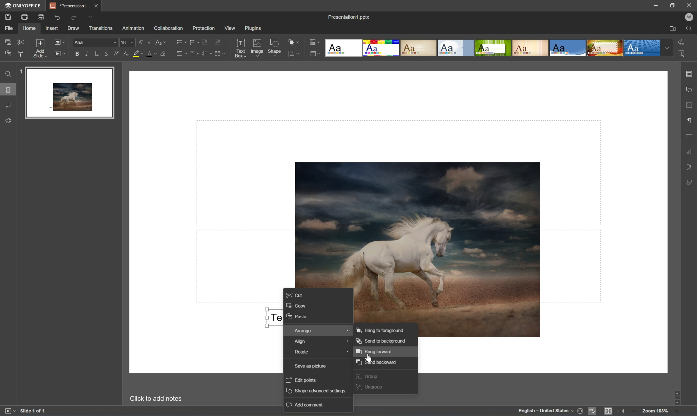 This screenshot has width=697, height=416. I want to click on Zoom In, so click(677, 412).